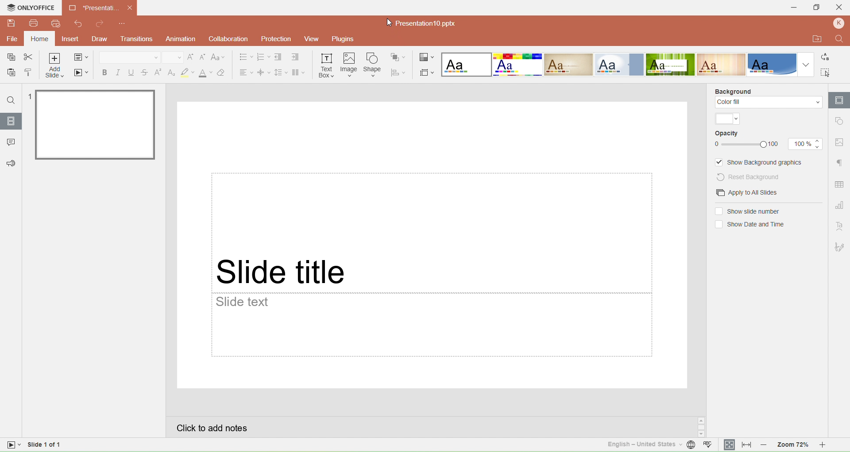 The height and width of the screenshot is (452, 850). Describe the element at coordinates (754, 176) in the screenshot. I see `Rest background` at that location.